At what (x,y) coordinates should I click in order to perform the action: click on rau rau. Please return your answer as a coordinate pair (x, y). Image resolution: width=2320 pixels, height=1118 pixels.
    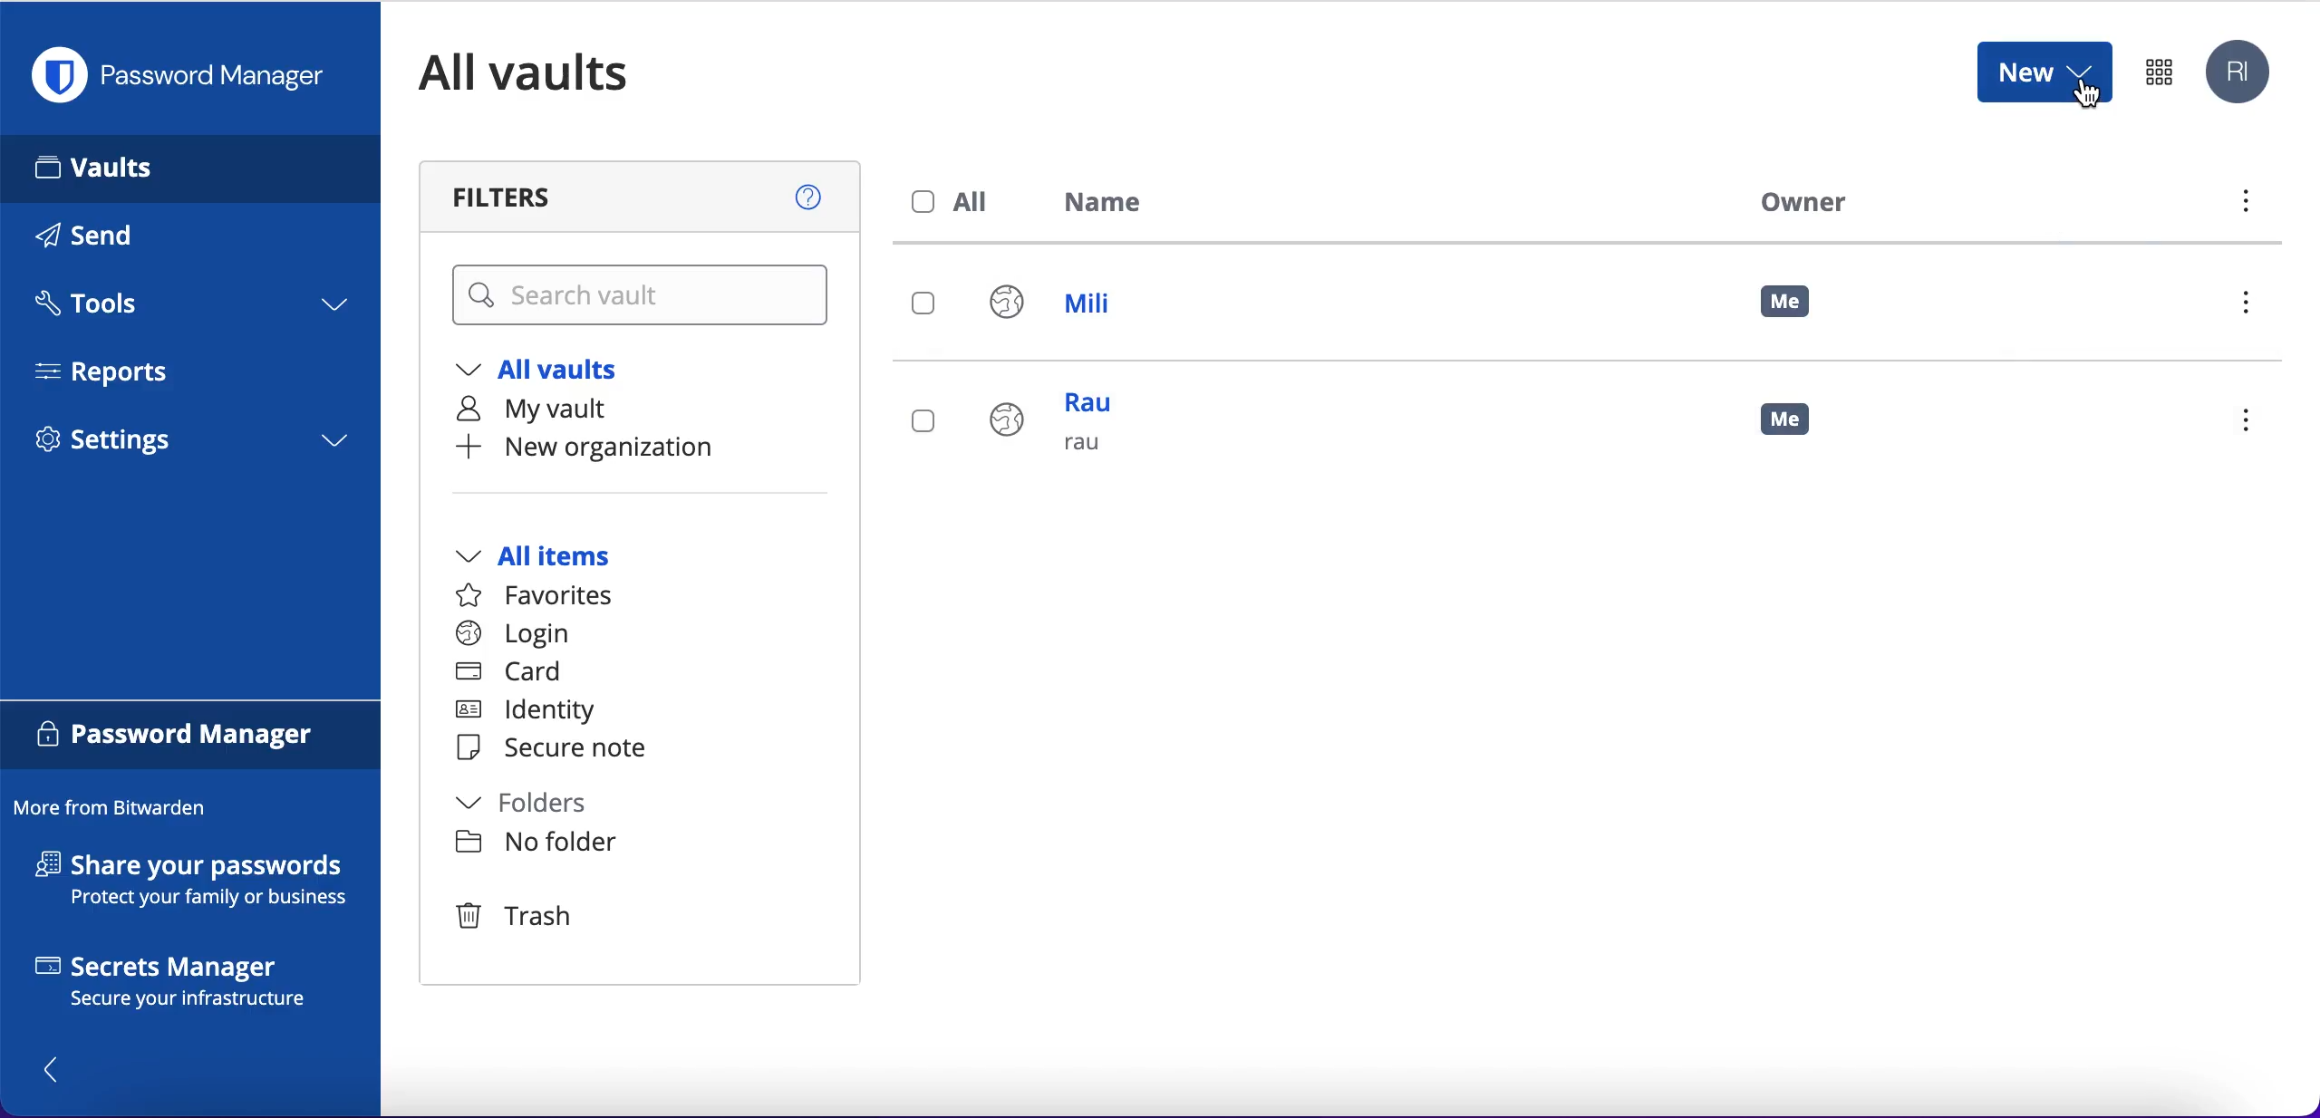
    Looking at the image, I should click on (1061, 426).